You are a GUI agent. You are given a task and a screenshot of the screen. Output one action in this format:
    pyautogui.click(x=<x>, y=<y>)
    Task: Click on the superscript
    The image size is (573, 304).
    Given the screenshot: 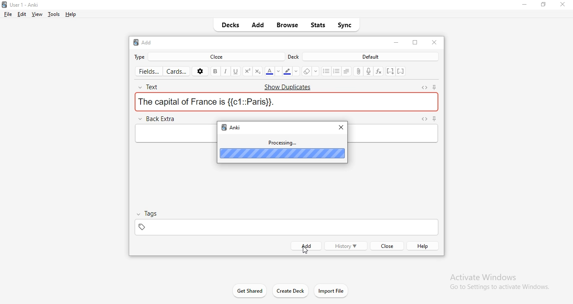 What is the action you would take?
    pyautogui.click(x=247, y=71)
    